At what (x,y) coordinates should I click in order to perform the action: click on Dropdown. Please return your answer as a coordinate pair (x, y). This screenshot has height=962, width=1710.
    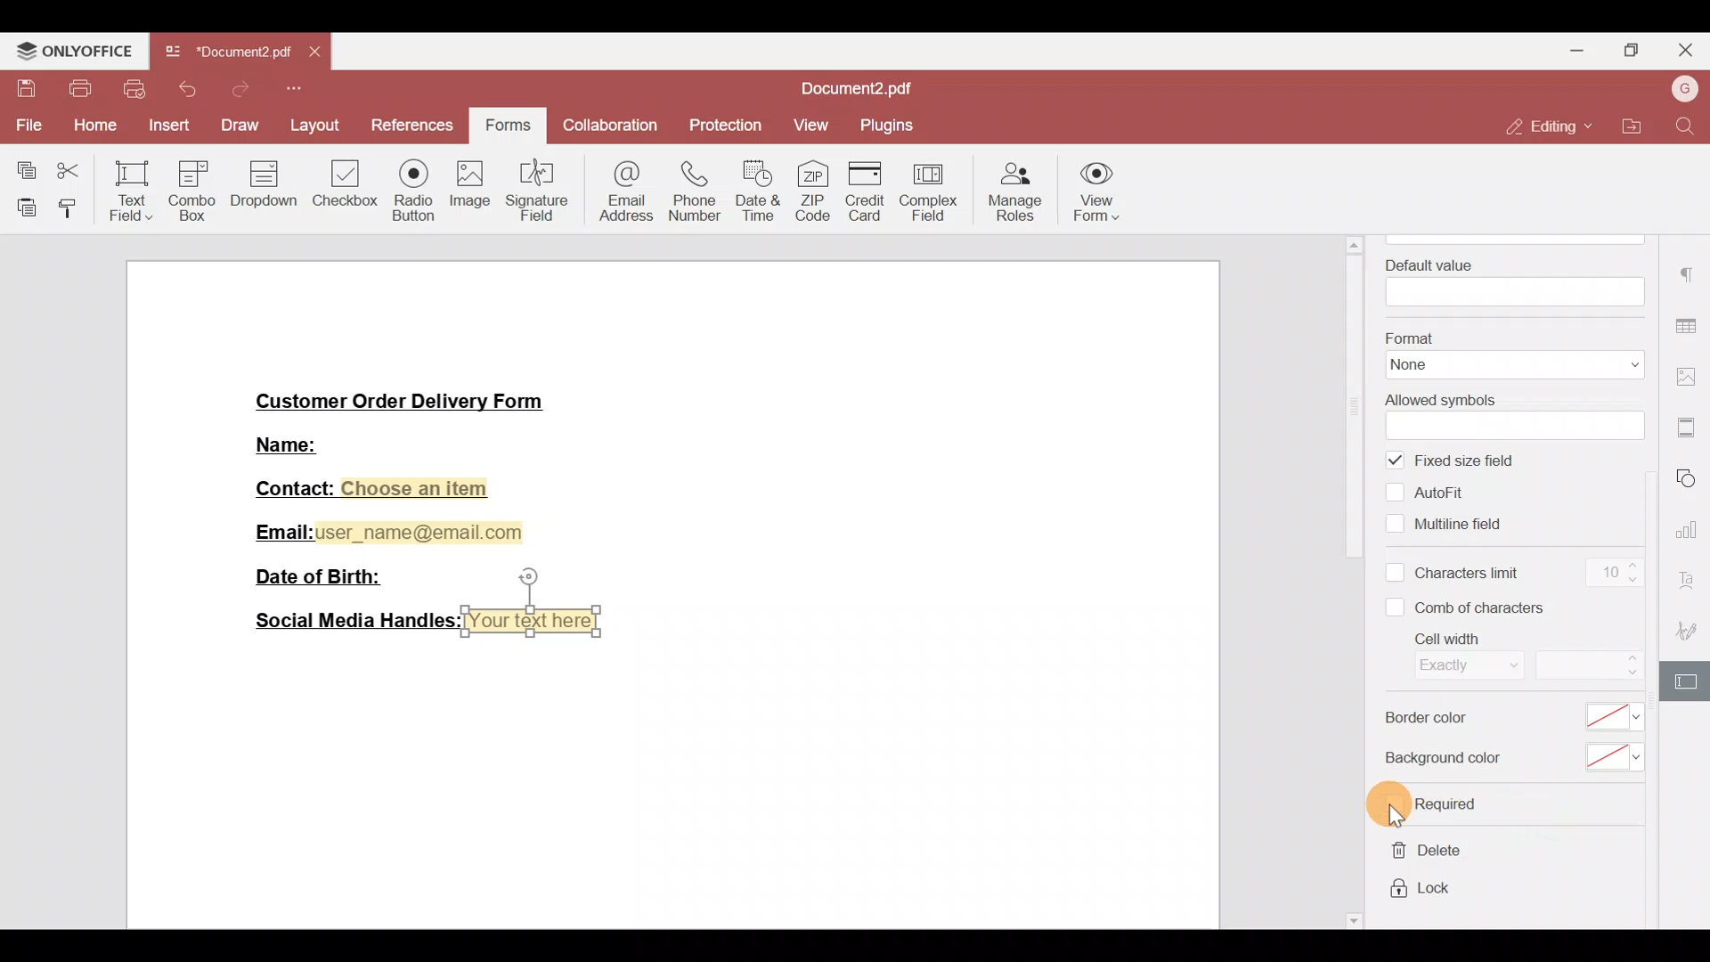
    Looking at the image, I should click on (266, 185).